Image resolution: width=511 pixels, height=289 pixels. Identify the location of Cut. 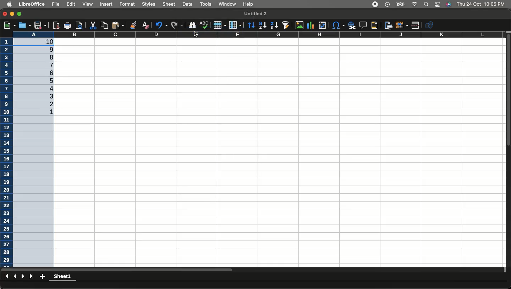
(92, 25).